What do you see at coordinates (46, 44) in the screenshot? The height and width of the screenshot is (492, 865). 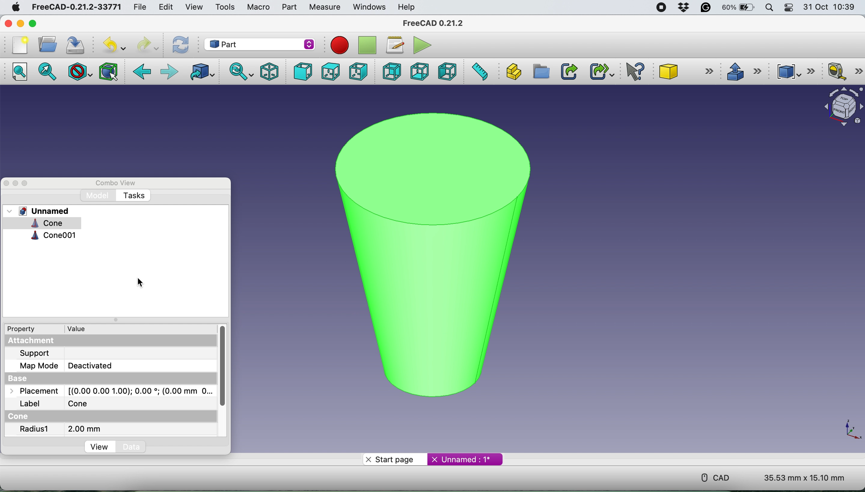 I see `open` at bounding box center [46, 44].